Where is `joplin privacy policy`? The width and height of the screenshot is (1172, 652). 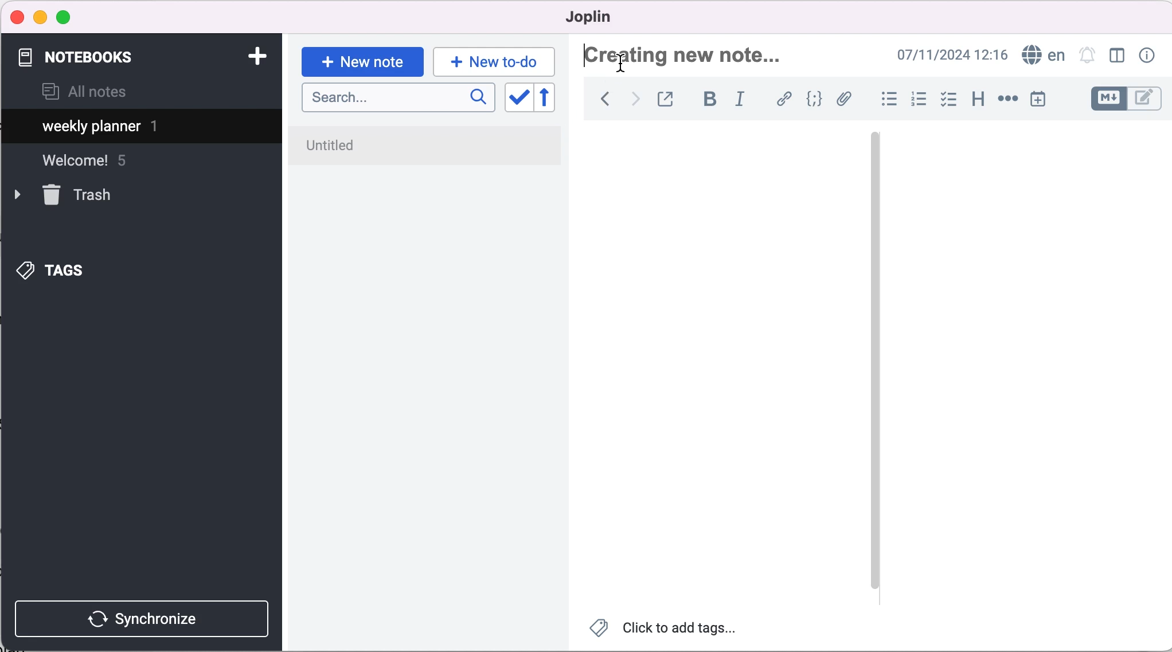
joplin privacy policy is located at coordinates (381, 142).